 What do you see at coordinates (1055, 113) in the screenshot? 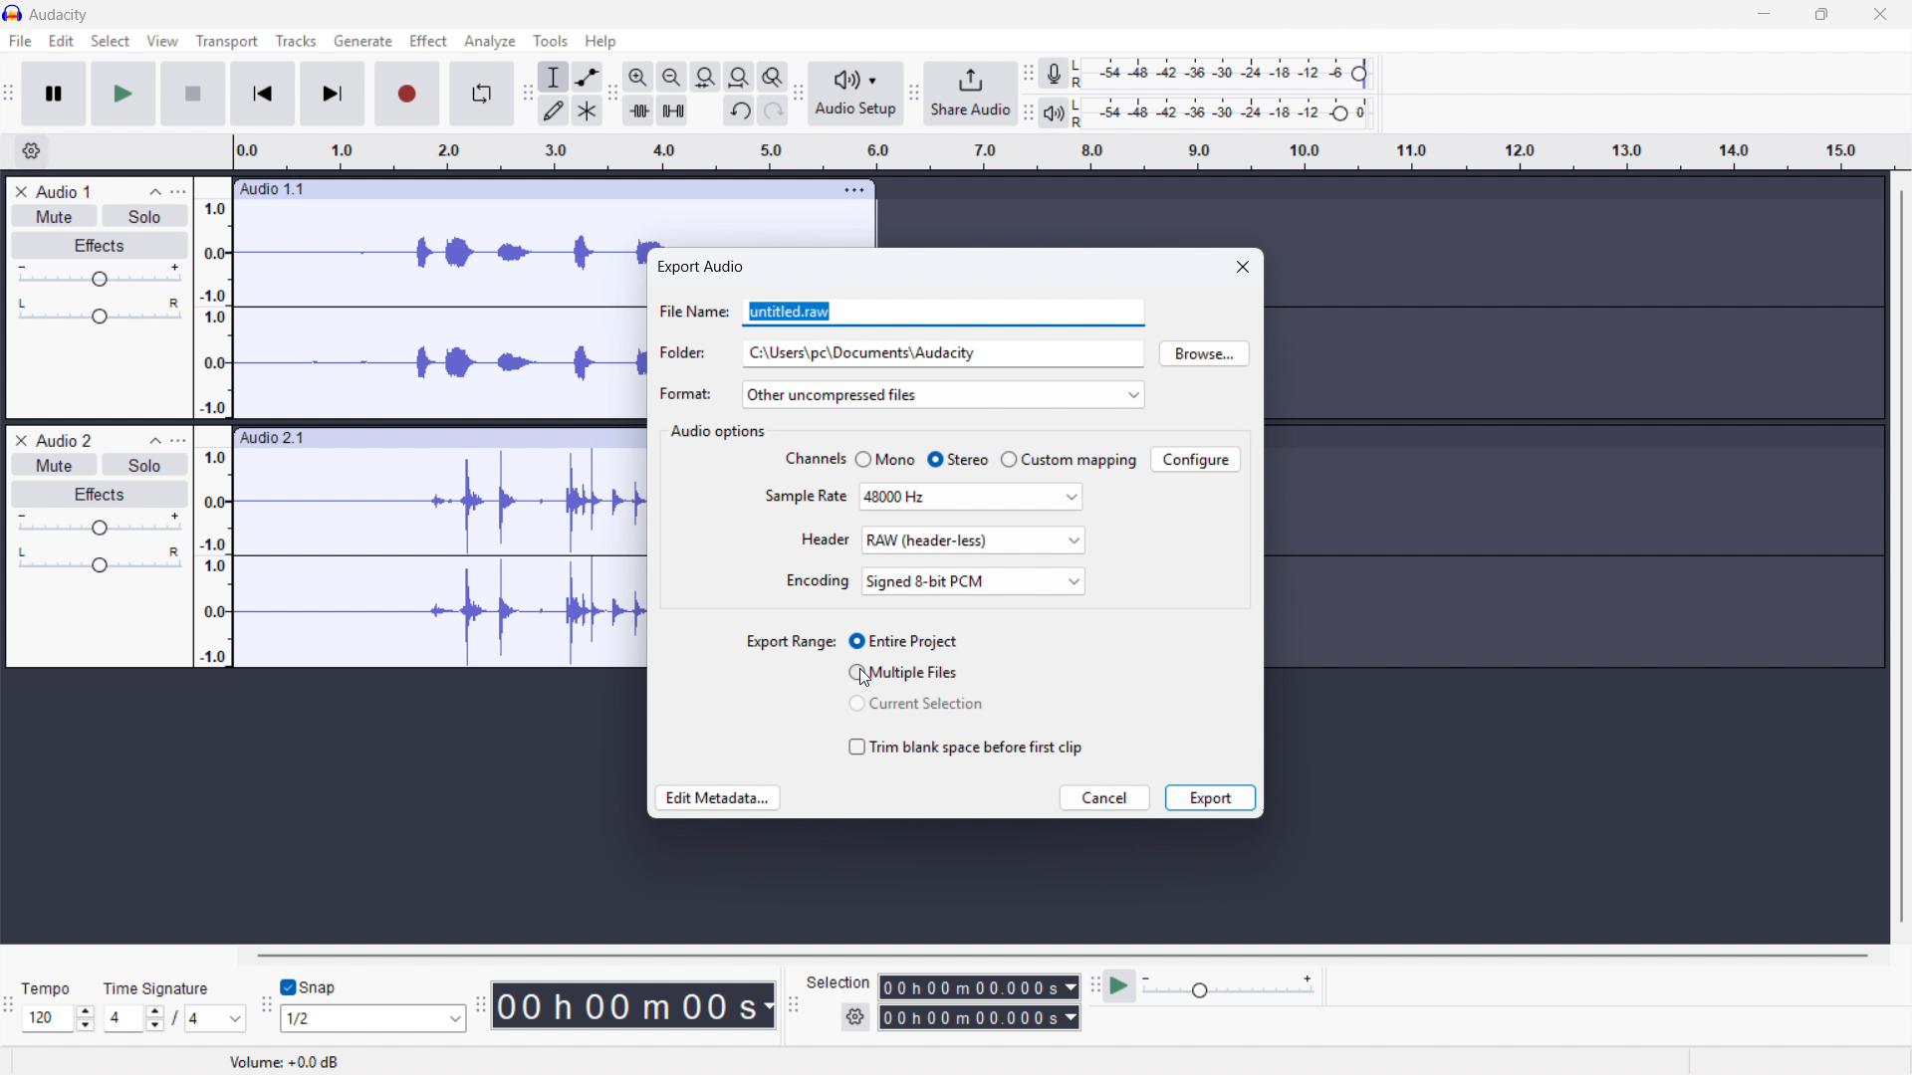
I see ` Playback metre` at bounding box center [1055, 113].